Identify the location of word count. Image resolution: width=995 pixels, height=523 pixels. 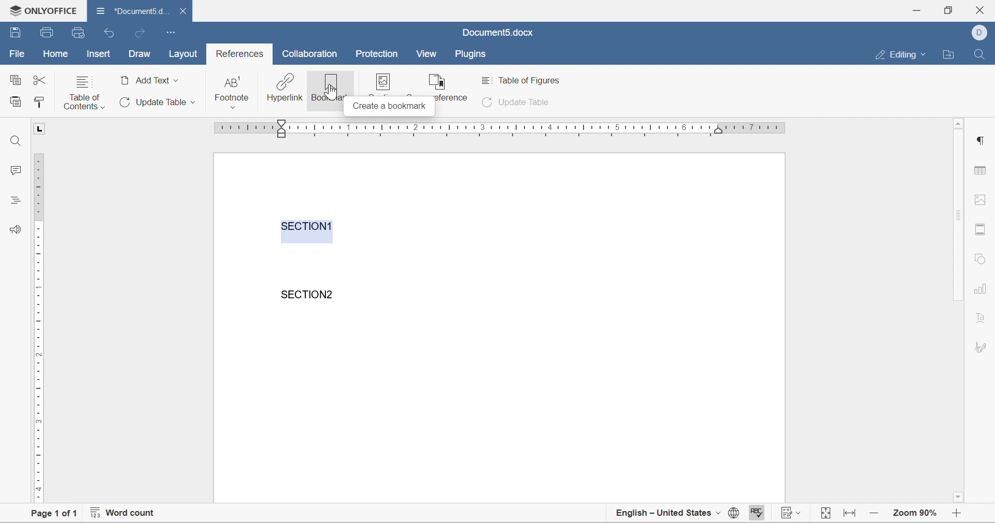
(122, 514).